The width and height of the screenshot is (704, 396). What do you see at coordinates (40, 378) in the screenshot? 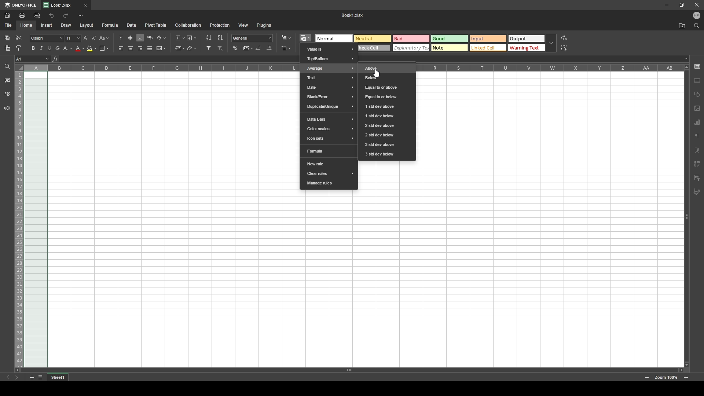
I see `list of sheets` at bounding box center [40, 378].